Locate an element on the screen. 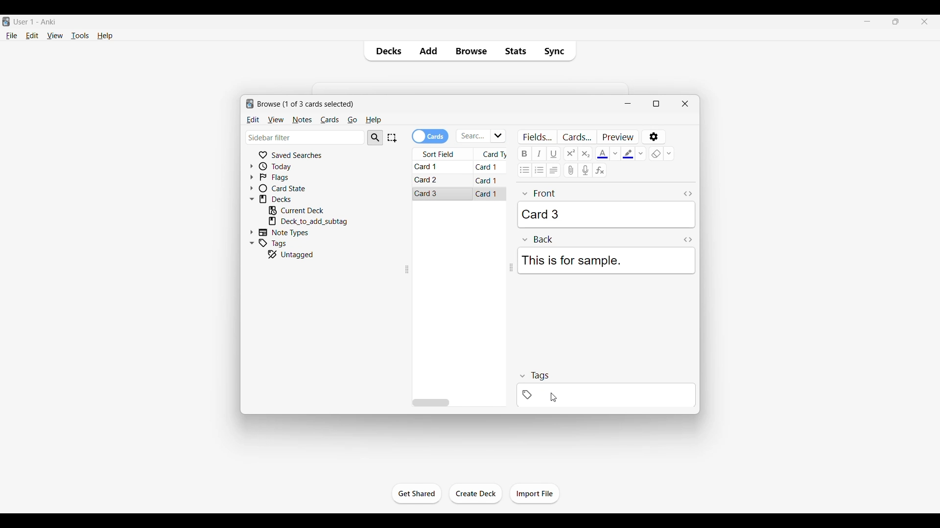  Minimize is located at coordinates (867, 21).